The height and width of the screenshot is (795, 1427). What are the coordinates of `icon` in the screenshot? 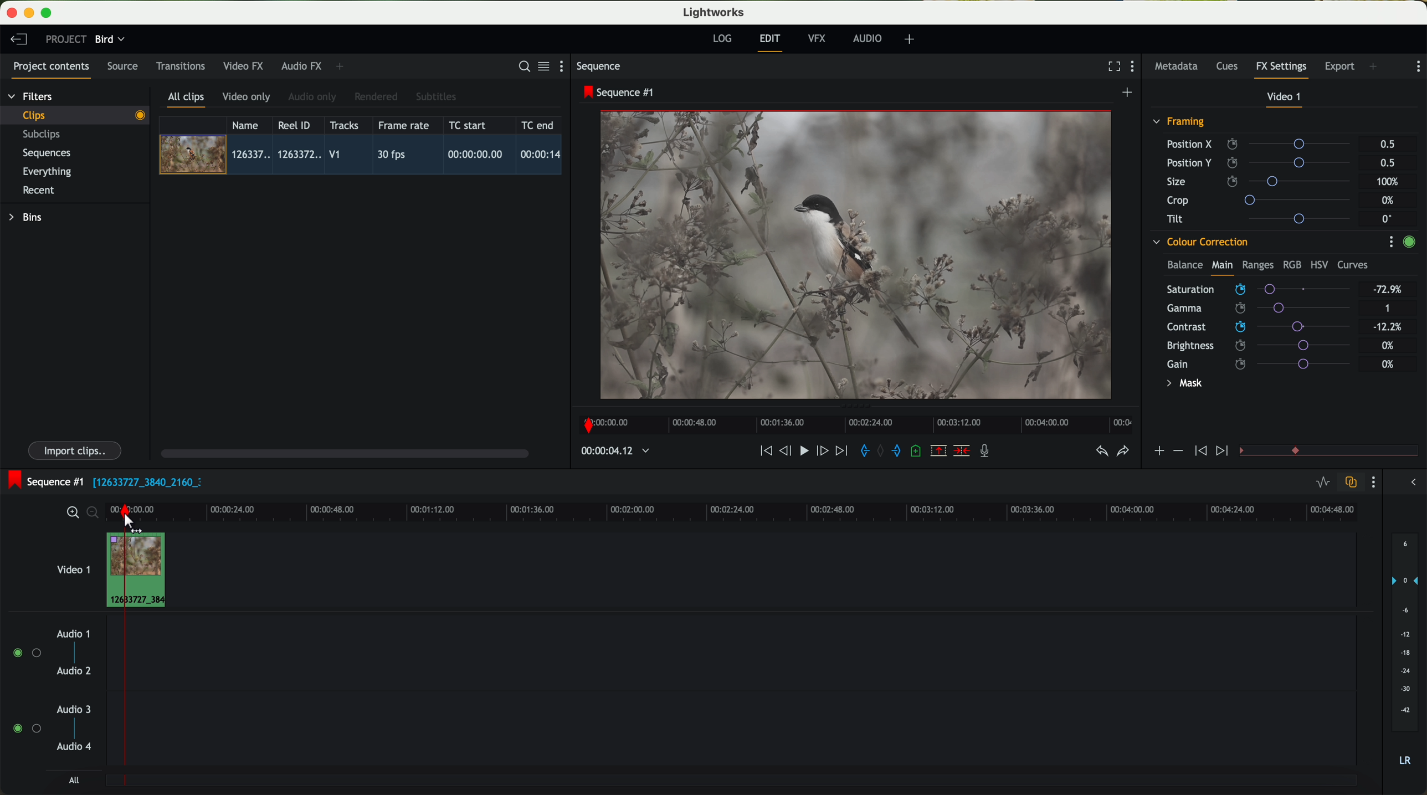 It's located at (1158, 452).